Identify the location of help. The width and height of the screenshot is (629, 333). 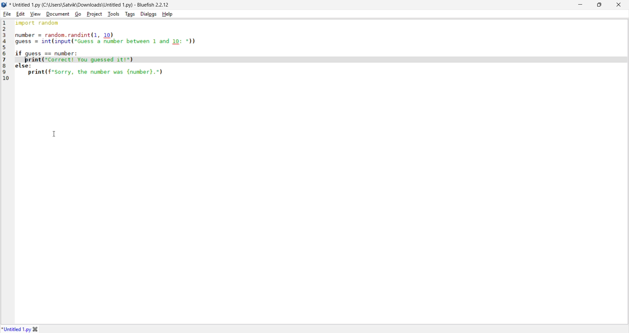
(168, 14).